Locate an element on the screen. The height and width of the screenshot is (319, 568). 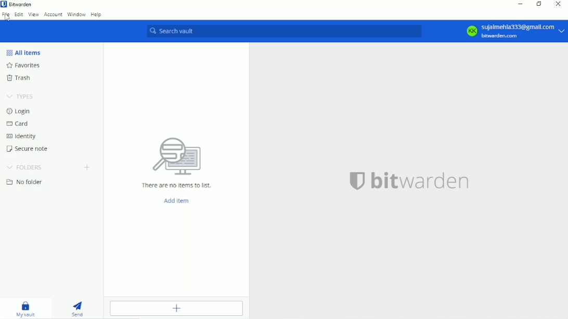
Cursor is located at coordinates (6, 18).